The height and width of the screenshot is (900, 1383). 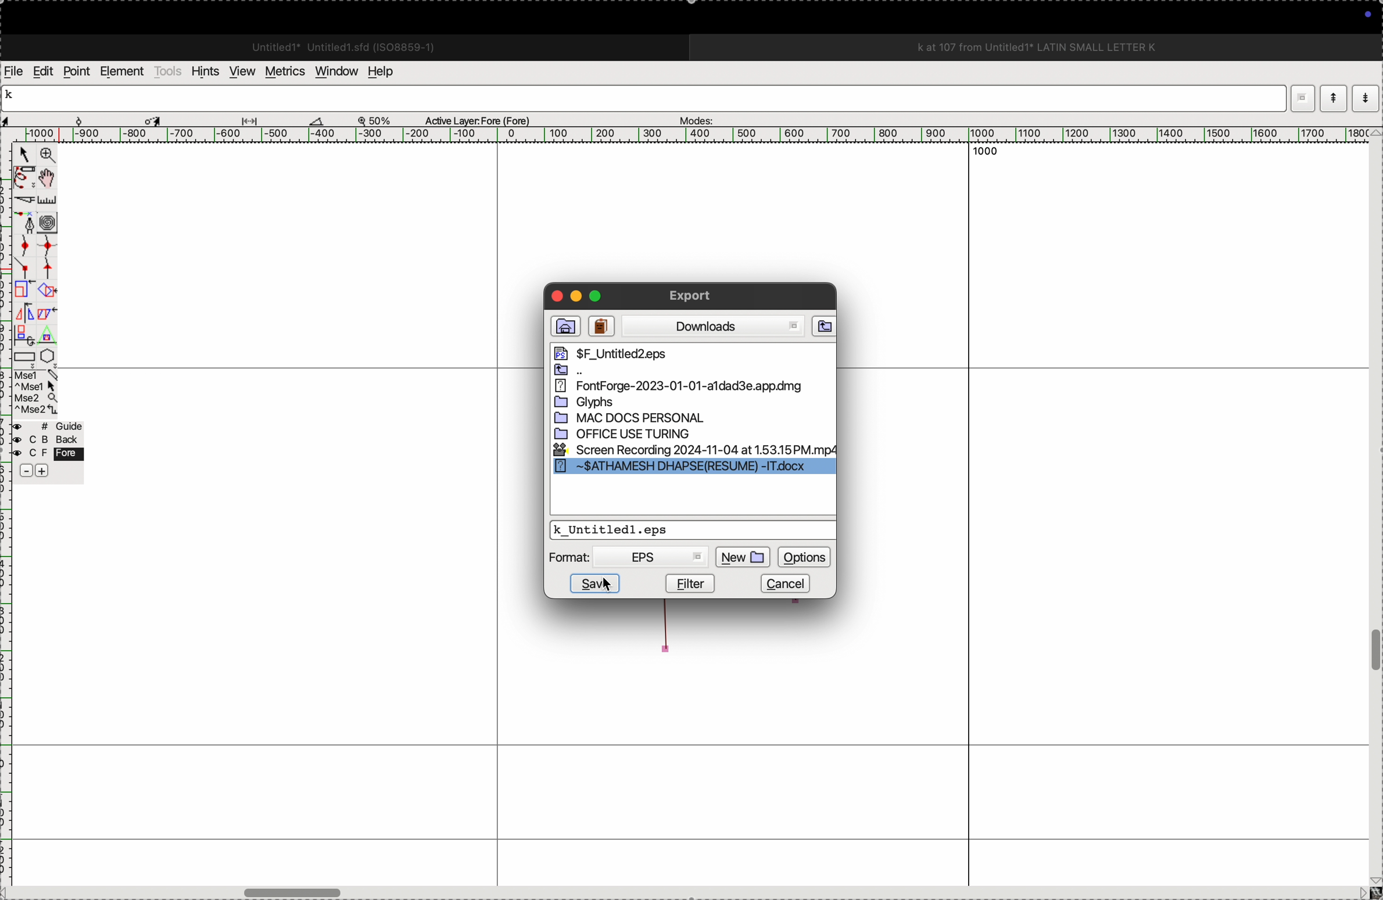 I want to click on , so click(x=698, y=451).